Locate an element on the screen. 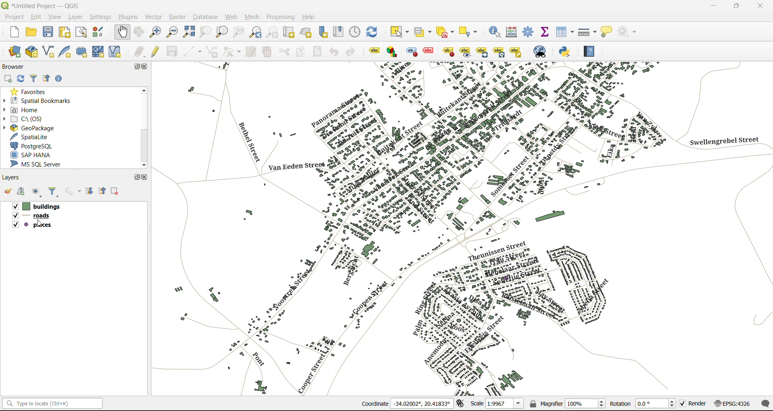 This screenshot has width=773, height=411. view is located at coordinates (55, 17).